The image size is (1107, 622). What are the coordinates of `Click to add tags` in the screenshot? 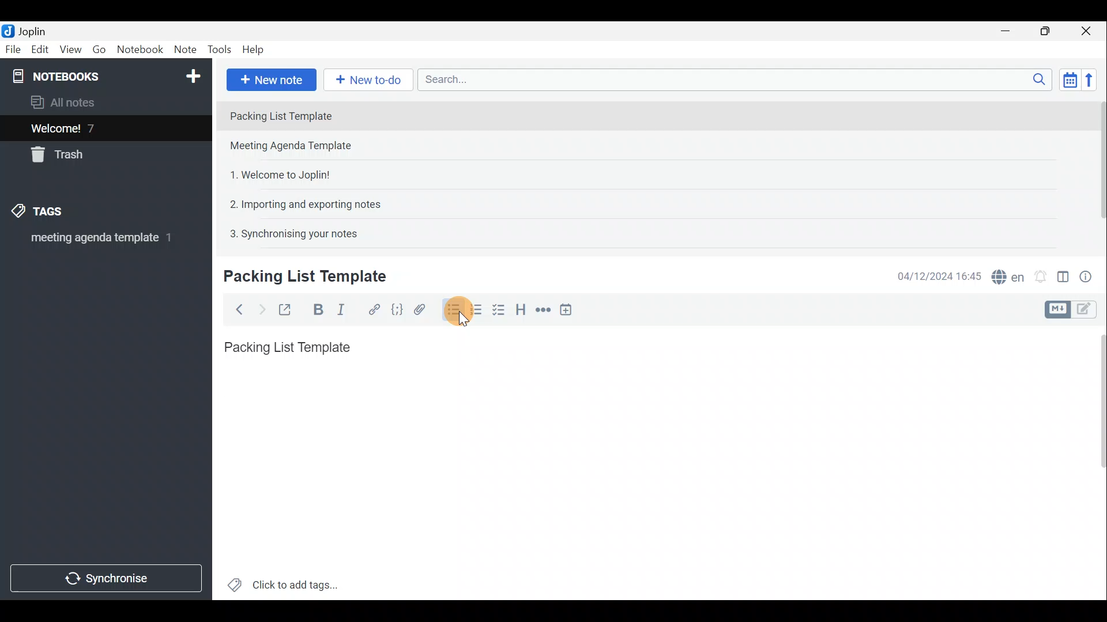 It's located at (283, 582).